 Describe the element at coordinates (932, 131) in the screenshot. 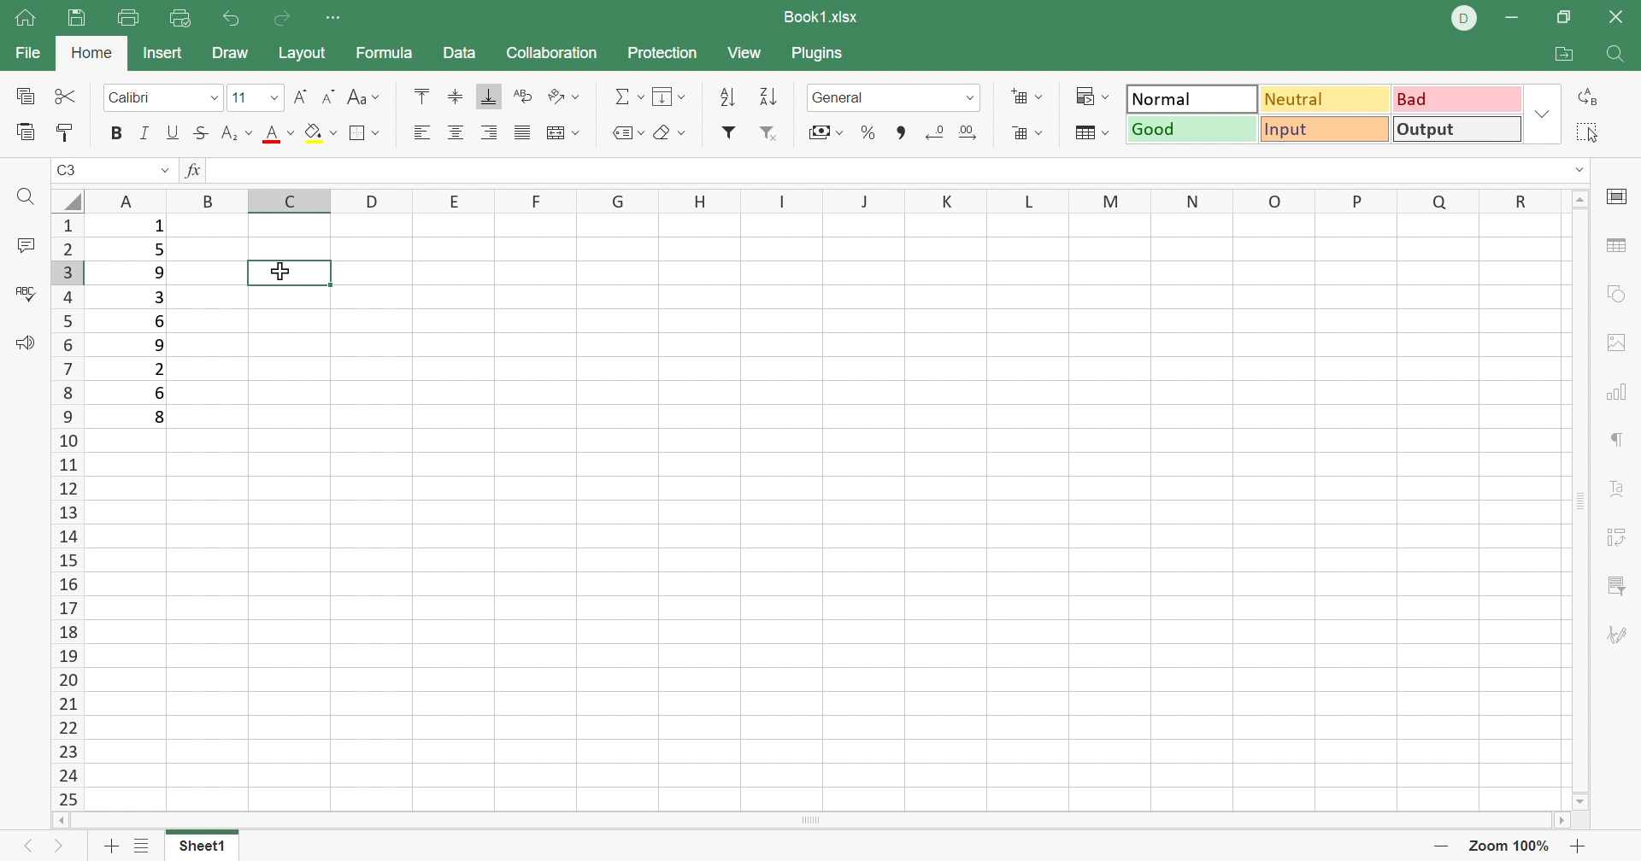

I see `Decrease decimal` at that location.